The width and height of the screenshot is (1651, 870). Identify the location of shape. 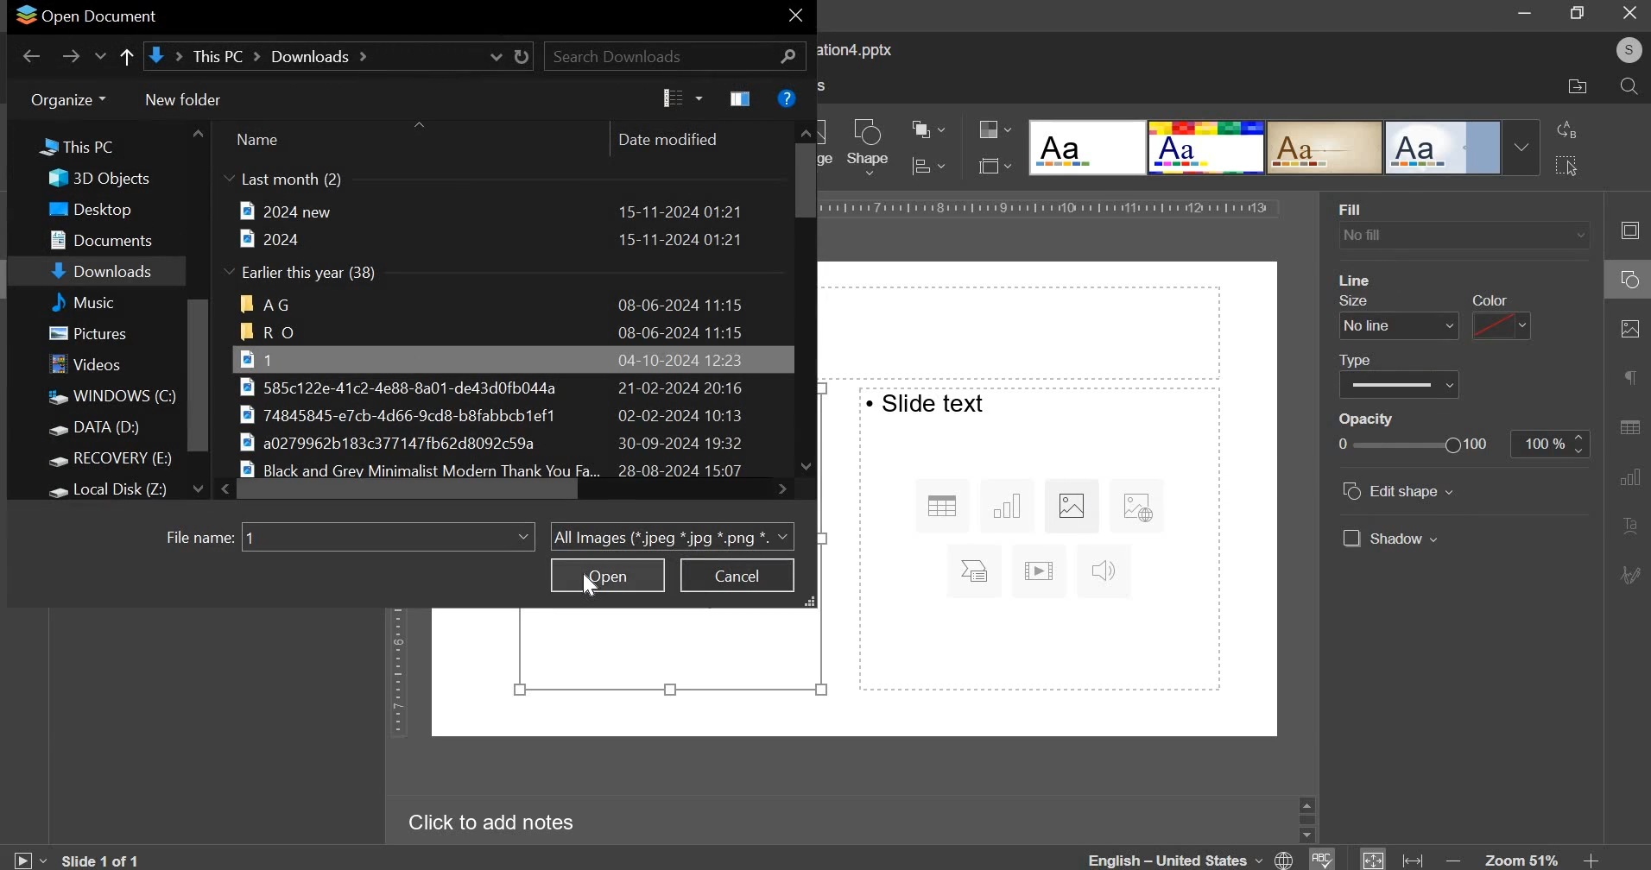
(869, 147).